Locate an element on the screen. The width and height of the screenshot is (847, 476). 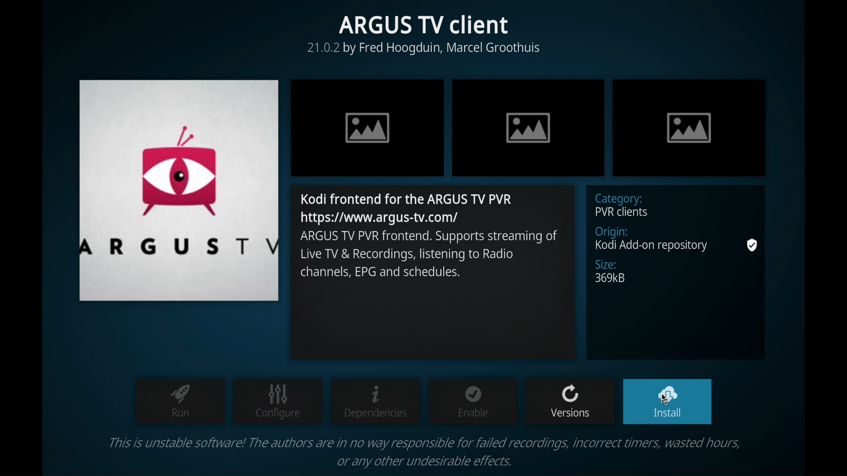
Origin.Kodi Add-on repository is located at coordinates (651, 239).